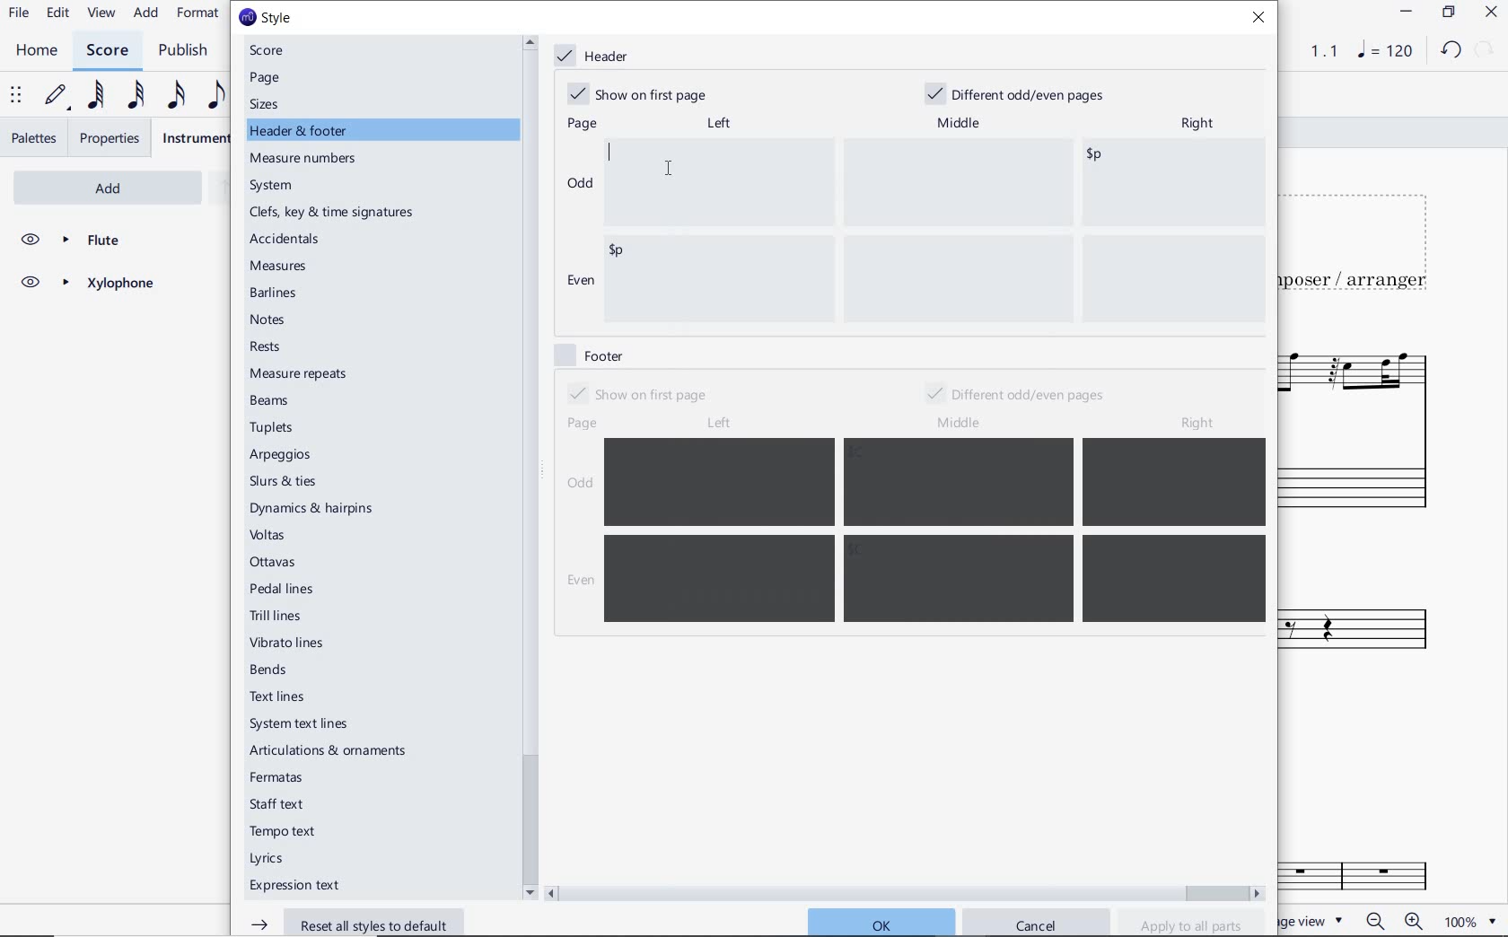 Image resolution: width=1508 pixels, height=937 pixels. What do you see at coordinates (86, 241) in the screenshot?
I see `FLUTE` at bounding box center [86, 241].